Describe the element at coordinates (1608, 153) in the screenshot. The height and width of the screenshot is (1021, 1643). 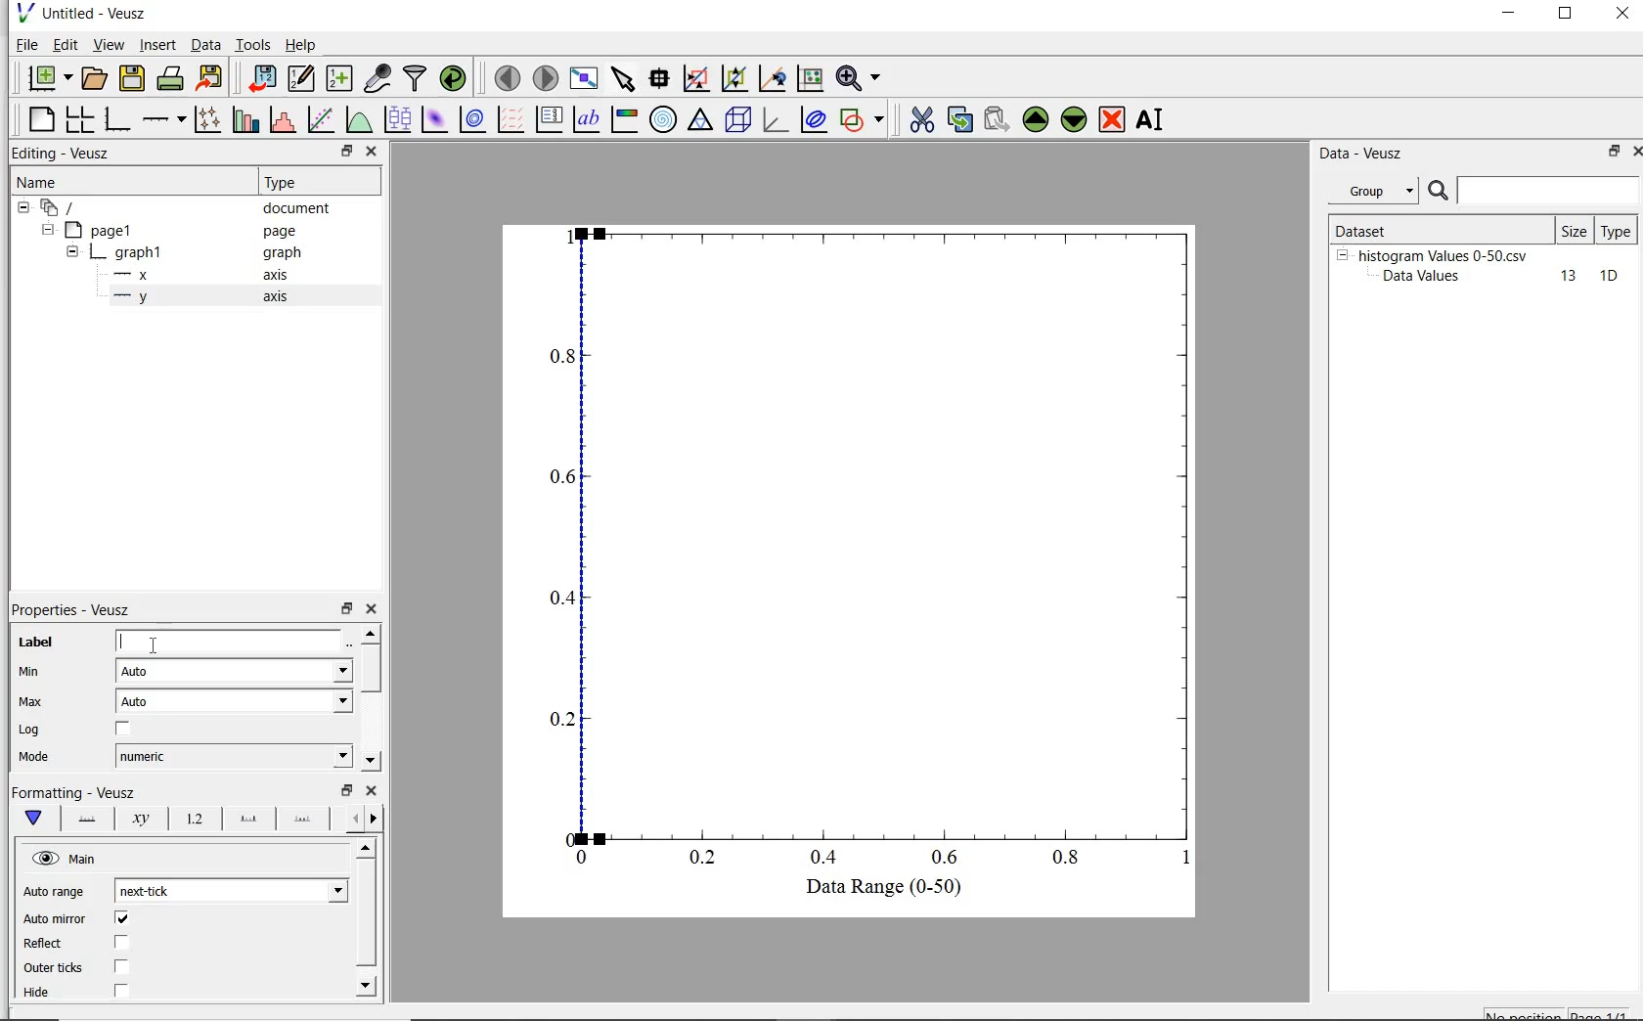
I see `restore down` at that location.